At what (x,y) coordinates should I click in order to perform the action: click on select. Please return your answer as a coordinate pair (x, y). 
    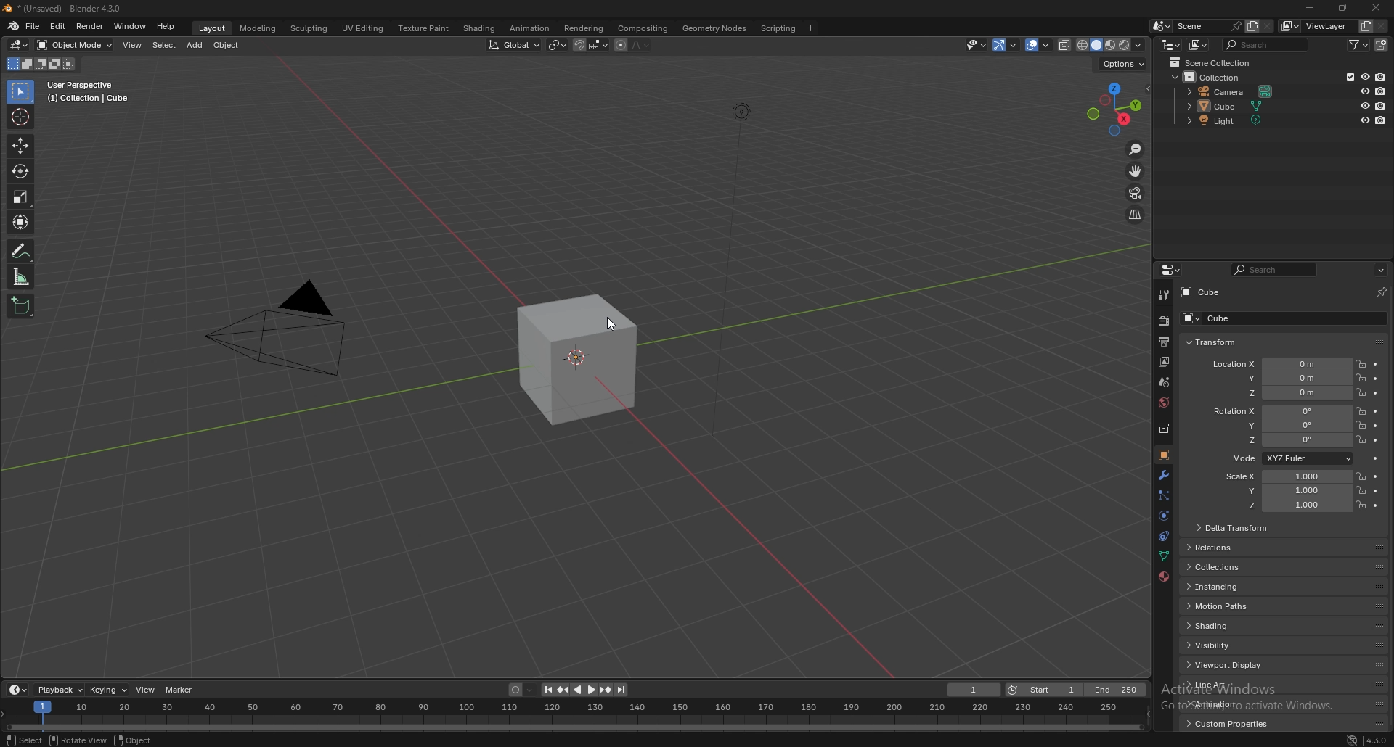
    Looking at the image, I should click on (163, 46).